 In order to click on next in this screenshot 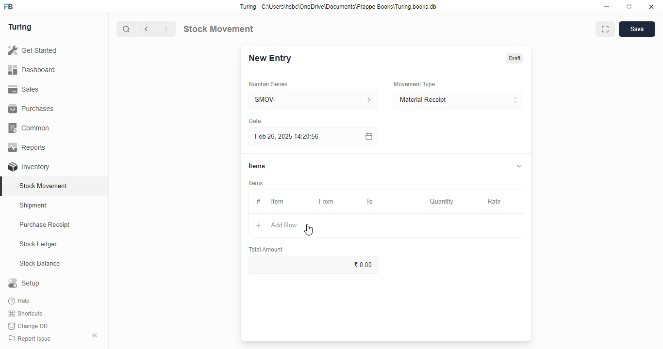, I will do `click(166, 29)`.